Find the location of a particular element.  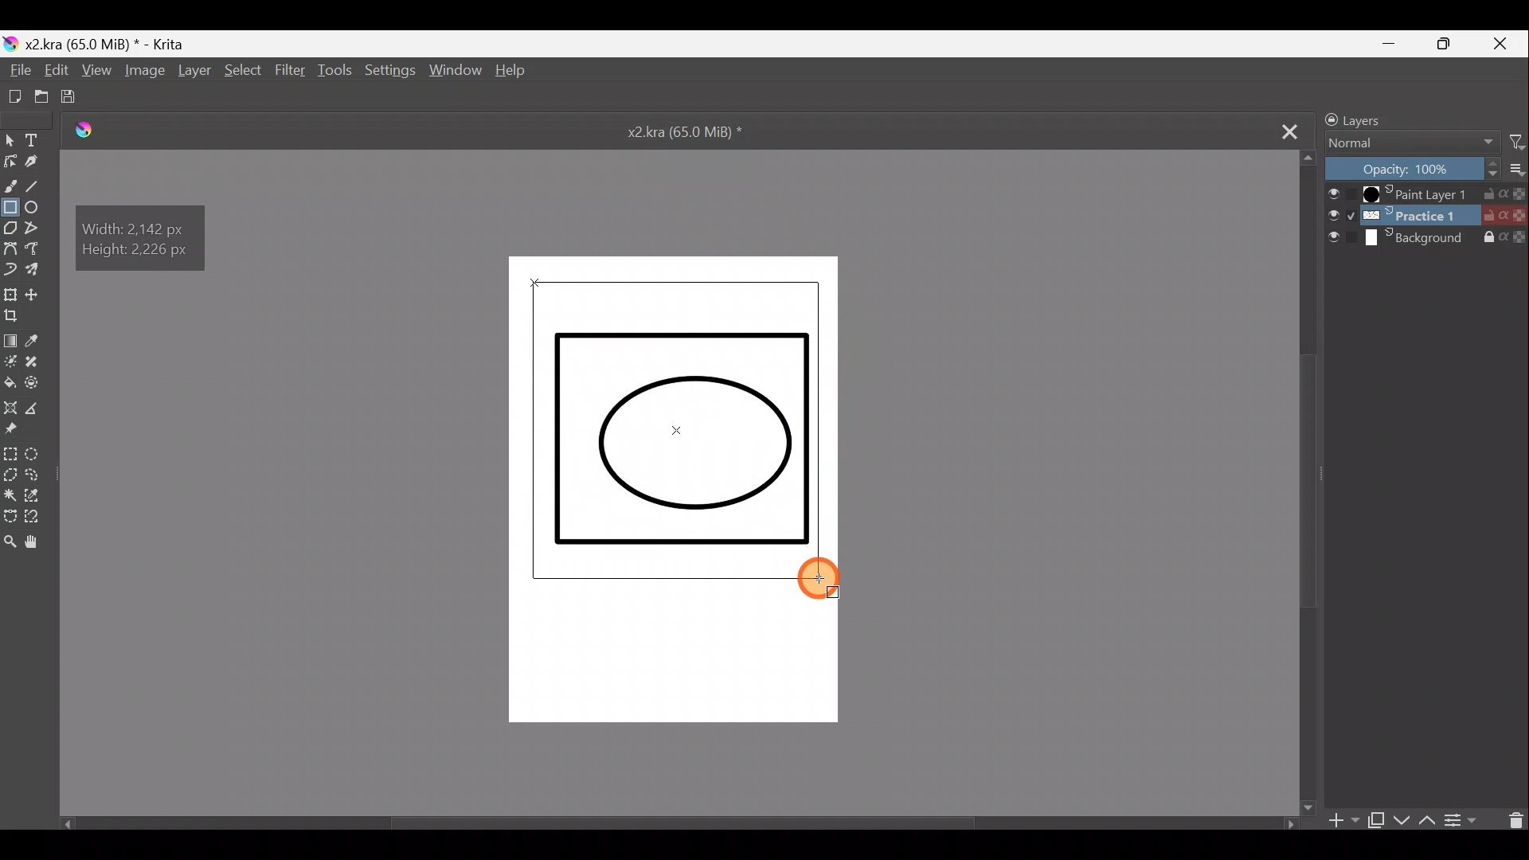

Pan tool is located at coordinates (37, 540).